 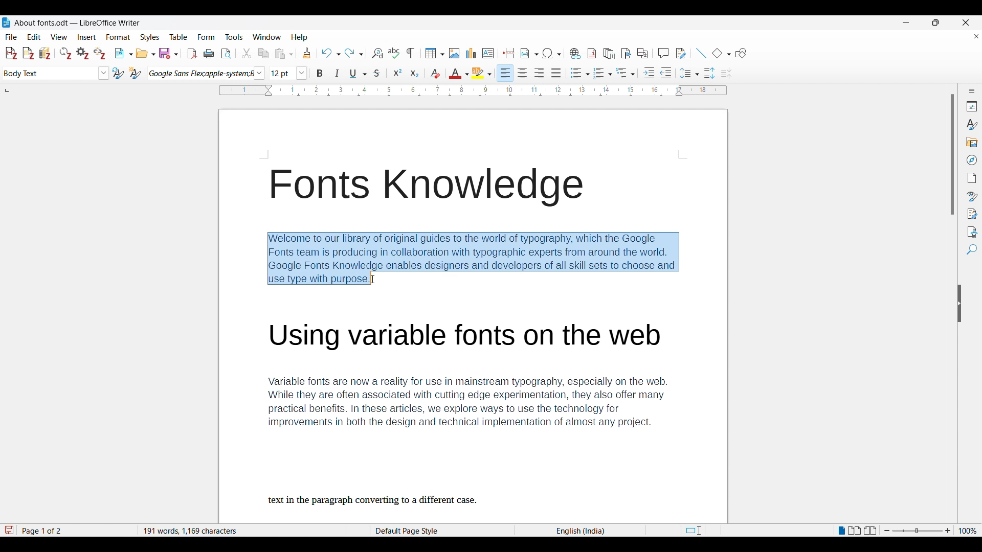 I want to click on Single page view, so click(x=841, y=531).